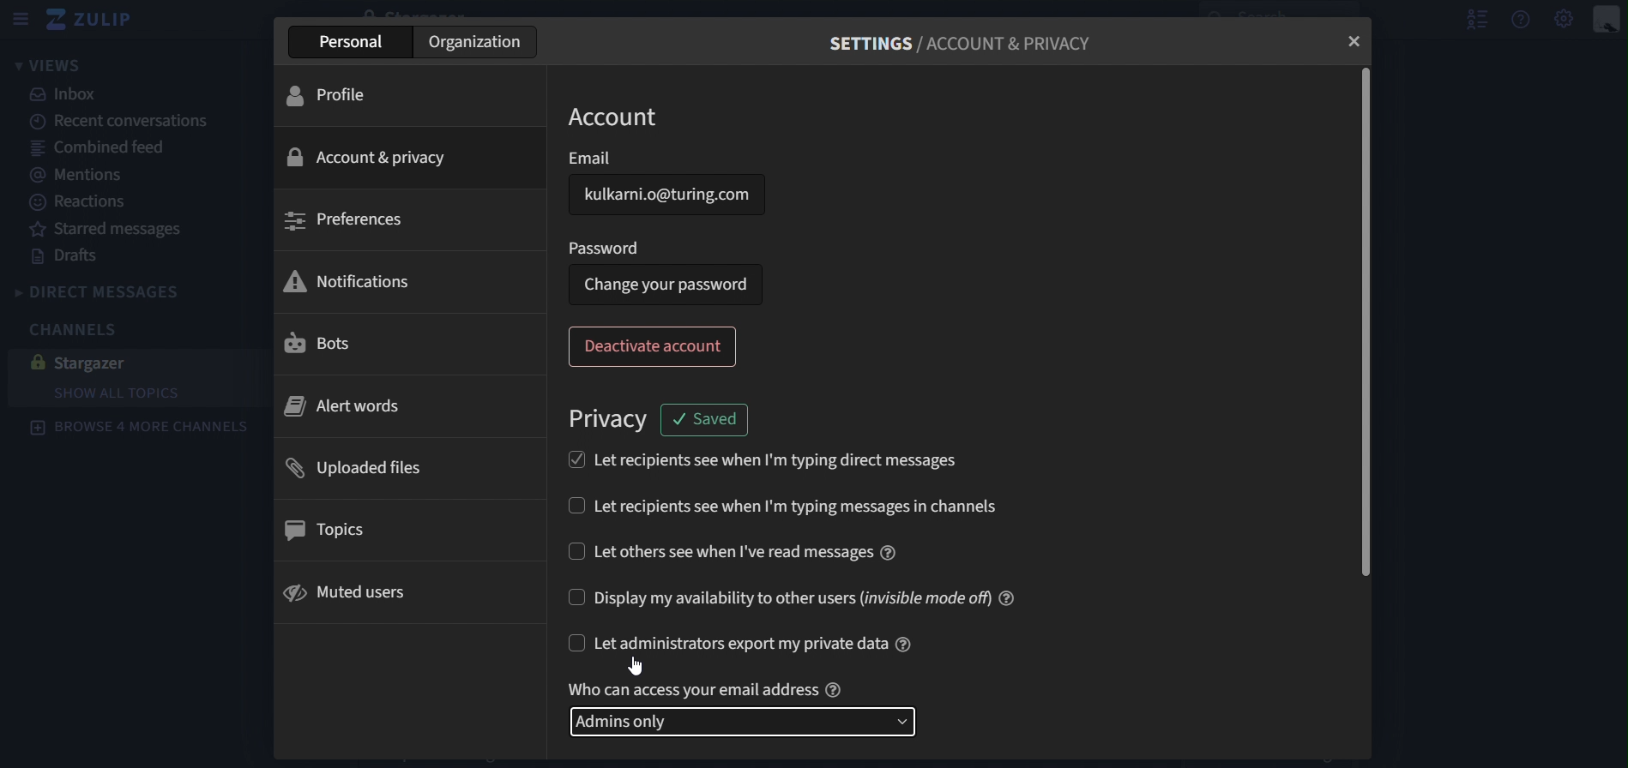 The image size is (1628, 768). Describe the element at coordinates (704, 689) in the screenshot. I see `who can access your email address` at that location.